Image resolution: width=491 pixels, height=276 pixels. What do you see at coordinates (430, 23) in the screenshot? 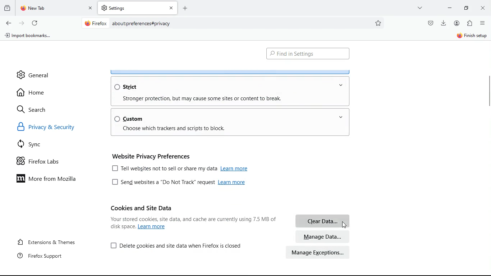
I see `pocket` at bounding box center [430, 23].